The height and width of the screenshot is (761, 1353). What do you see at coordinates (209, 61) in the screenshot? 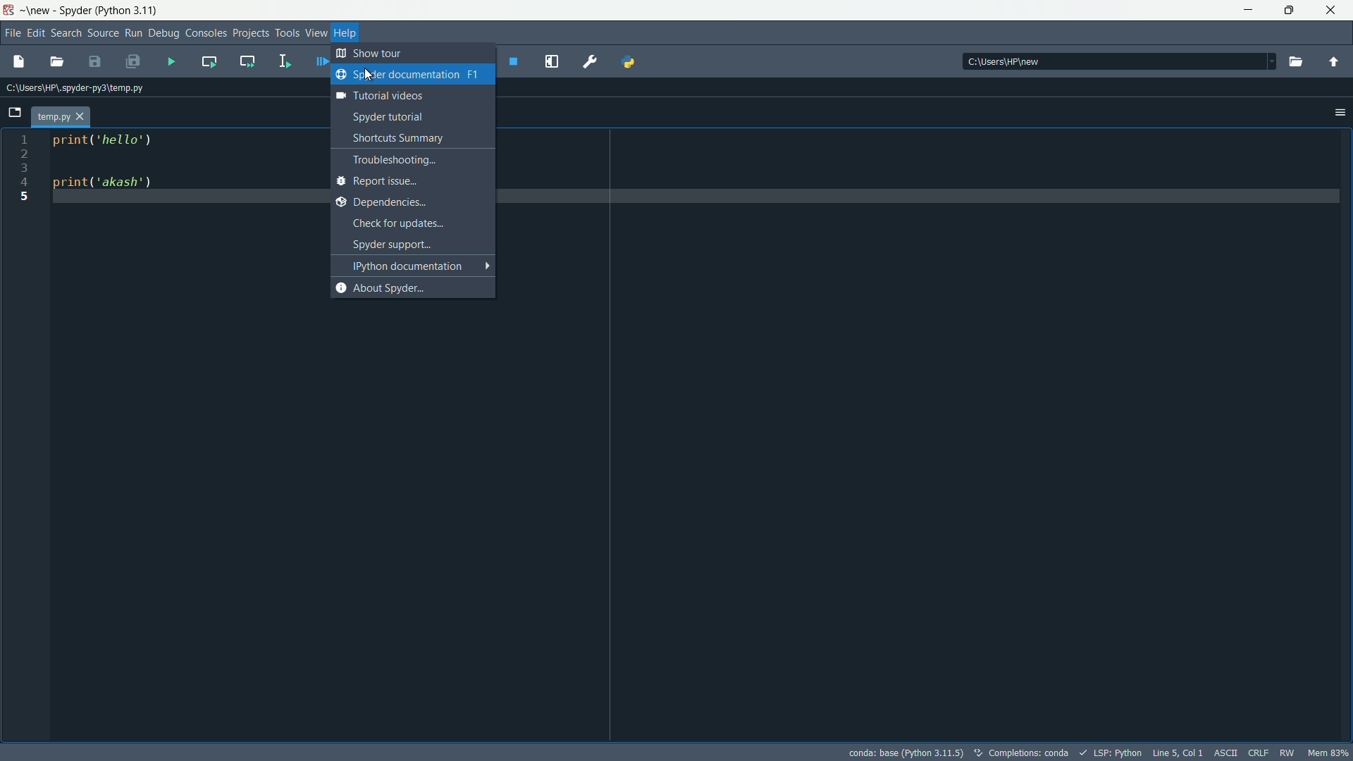
I see `run current cell` at bounding box center [209, 61].